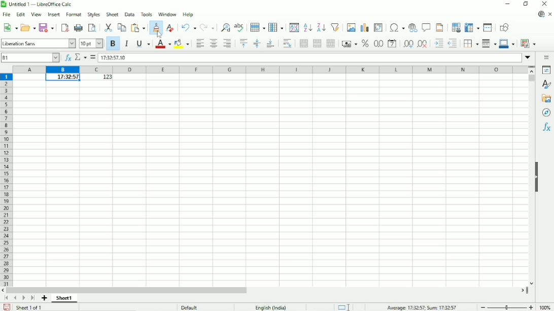 The height and width of the screenshot is (311, 554). I want to click on Insert image, so click(352, 27).